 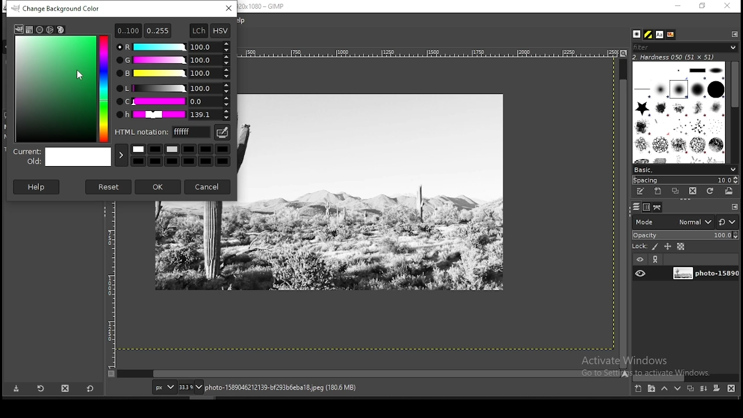 I want to click on layer visibility on/off, so click(x=640, y=274).